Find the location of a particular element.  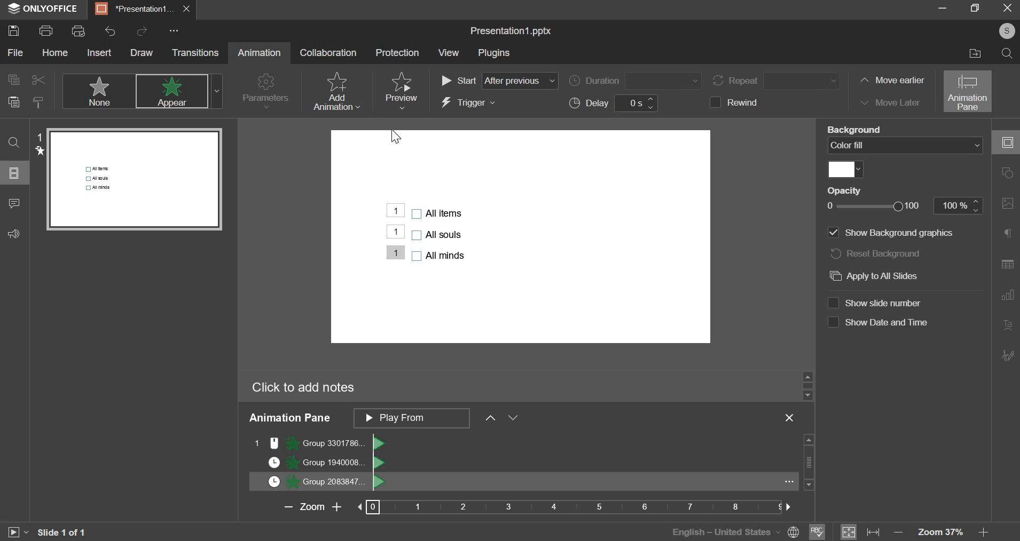

comment is located at coordinates (13, 205).